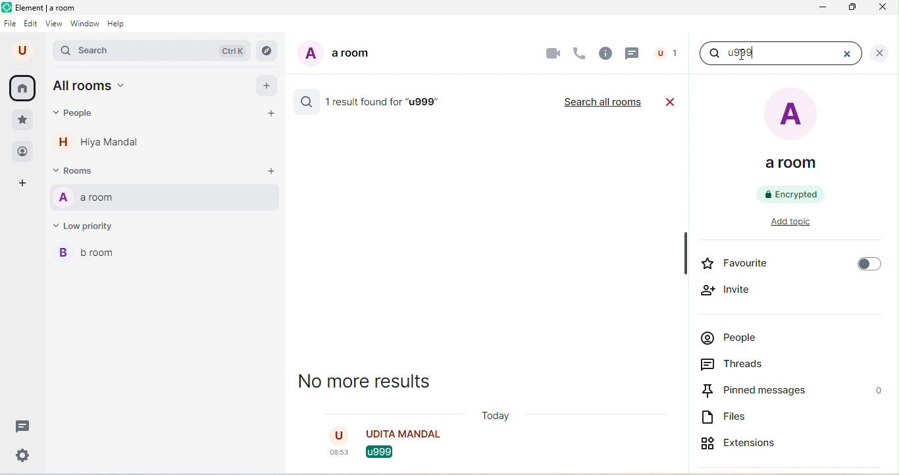 The height and width of the screenshot is (475, 899). Describe the element at coordinates (740, 57) in the screenshot. I see `cursor movement` at that location.